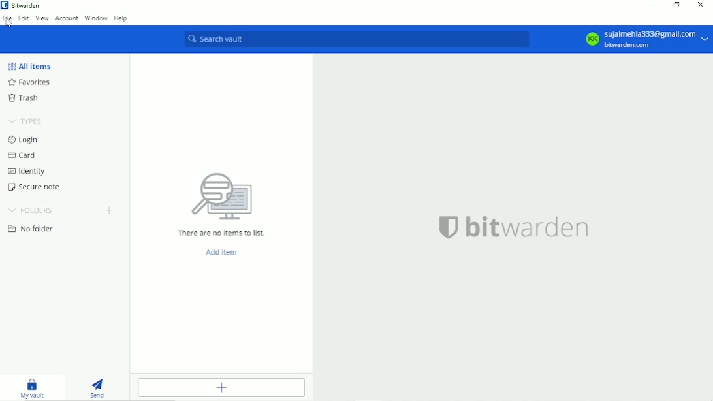  I want to click on Folders, so click(32, 208).